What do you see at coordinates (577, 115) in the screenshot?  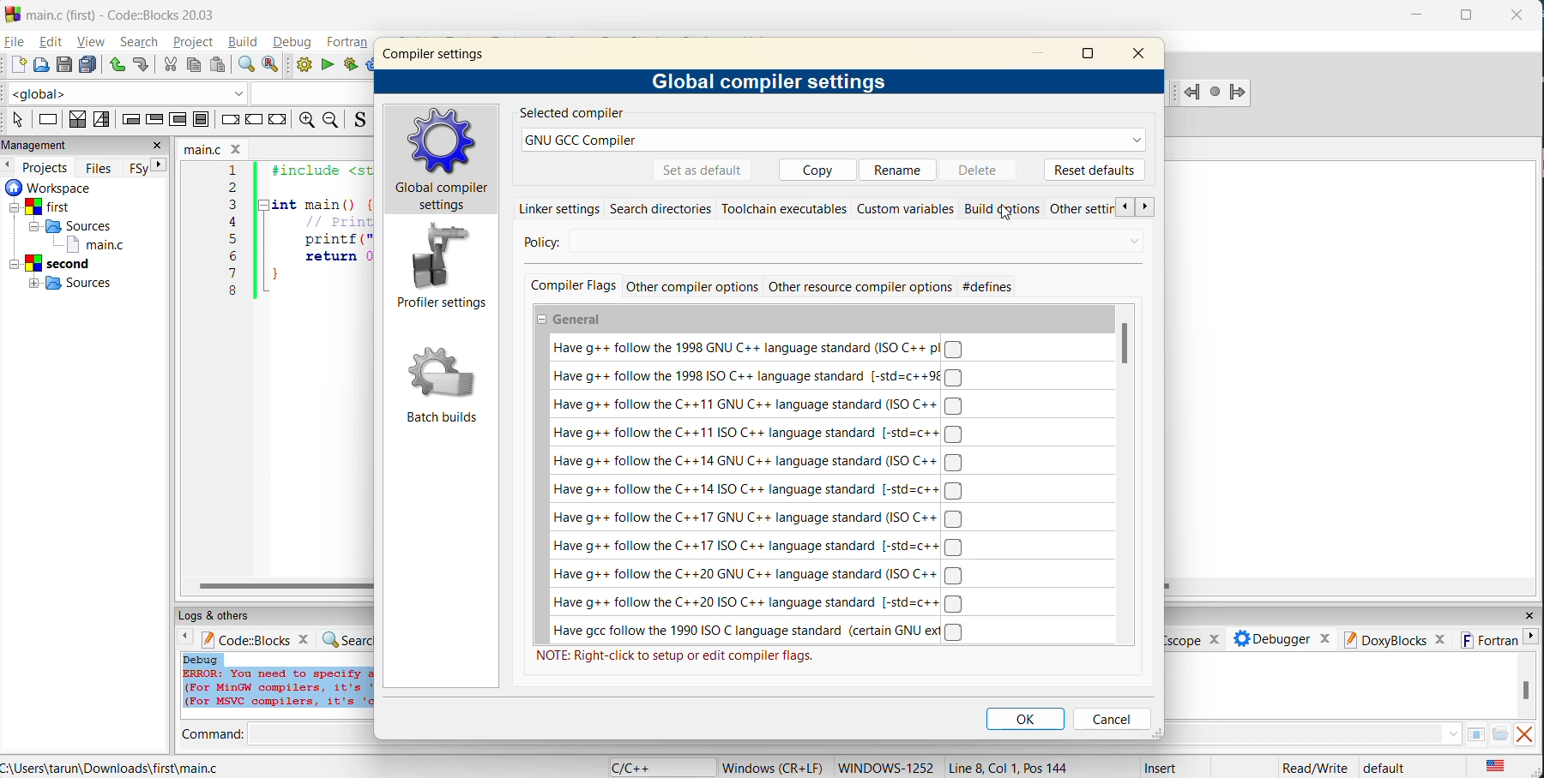 I see `selected compiler` at bounding box center [577, 115].